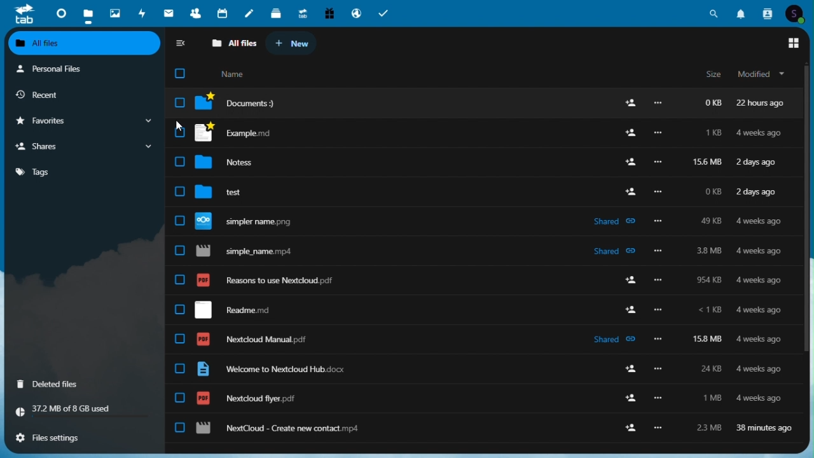 Image resolution: width=814 pixels, height=458 pixels. I want to click on all files, so click(85, 43).